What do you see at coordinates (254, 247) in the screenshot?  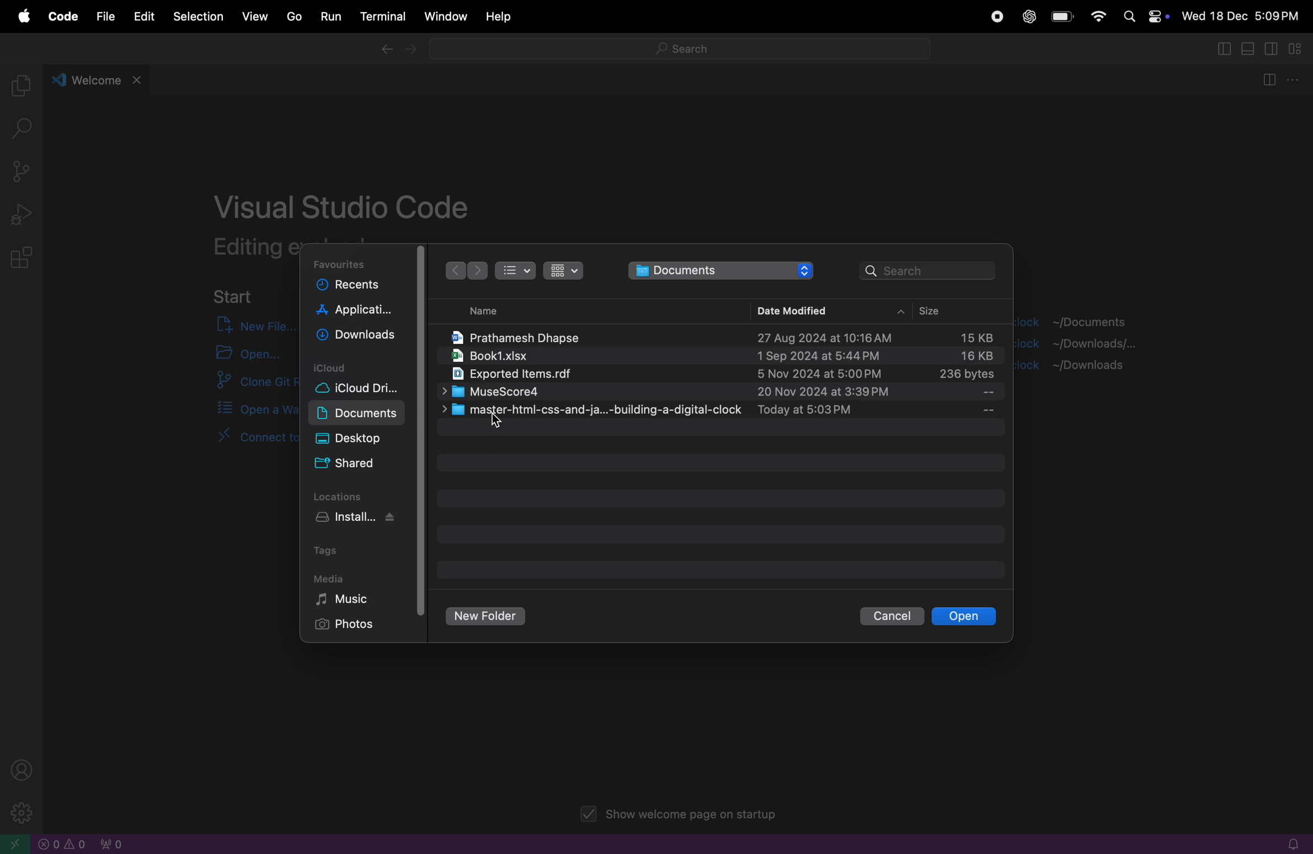 I see `editing evolved` at bounding box center [254, 247].